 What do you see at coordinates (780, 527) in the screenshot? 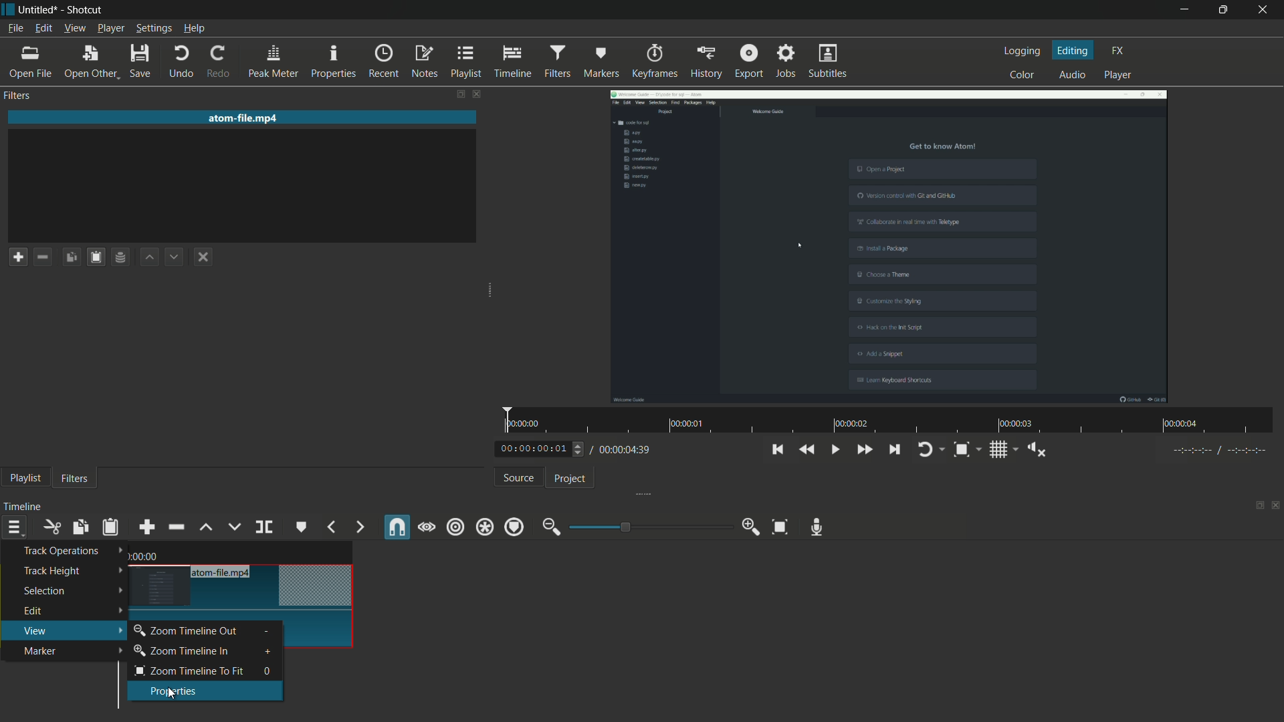
I see `zoom timeline to fit` at bounding box center [780, 527].